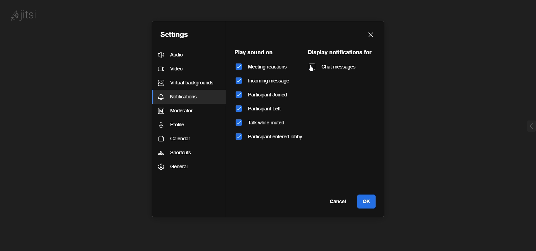 The width and height of the screenshot is (536, 251). Describe the element at coordinates (255, 52) in the screenshot. I see `play sound on` at that location.